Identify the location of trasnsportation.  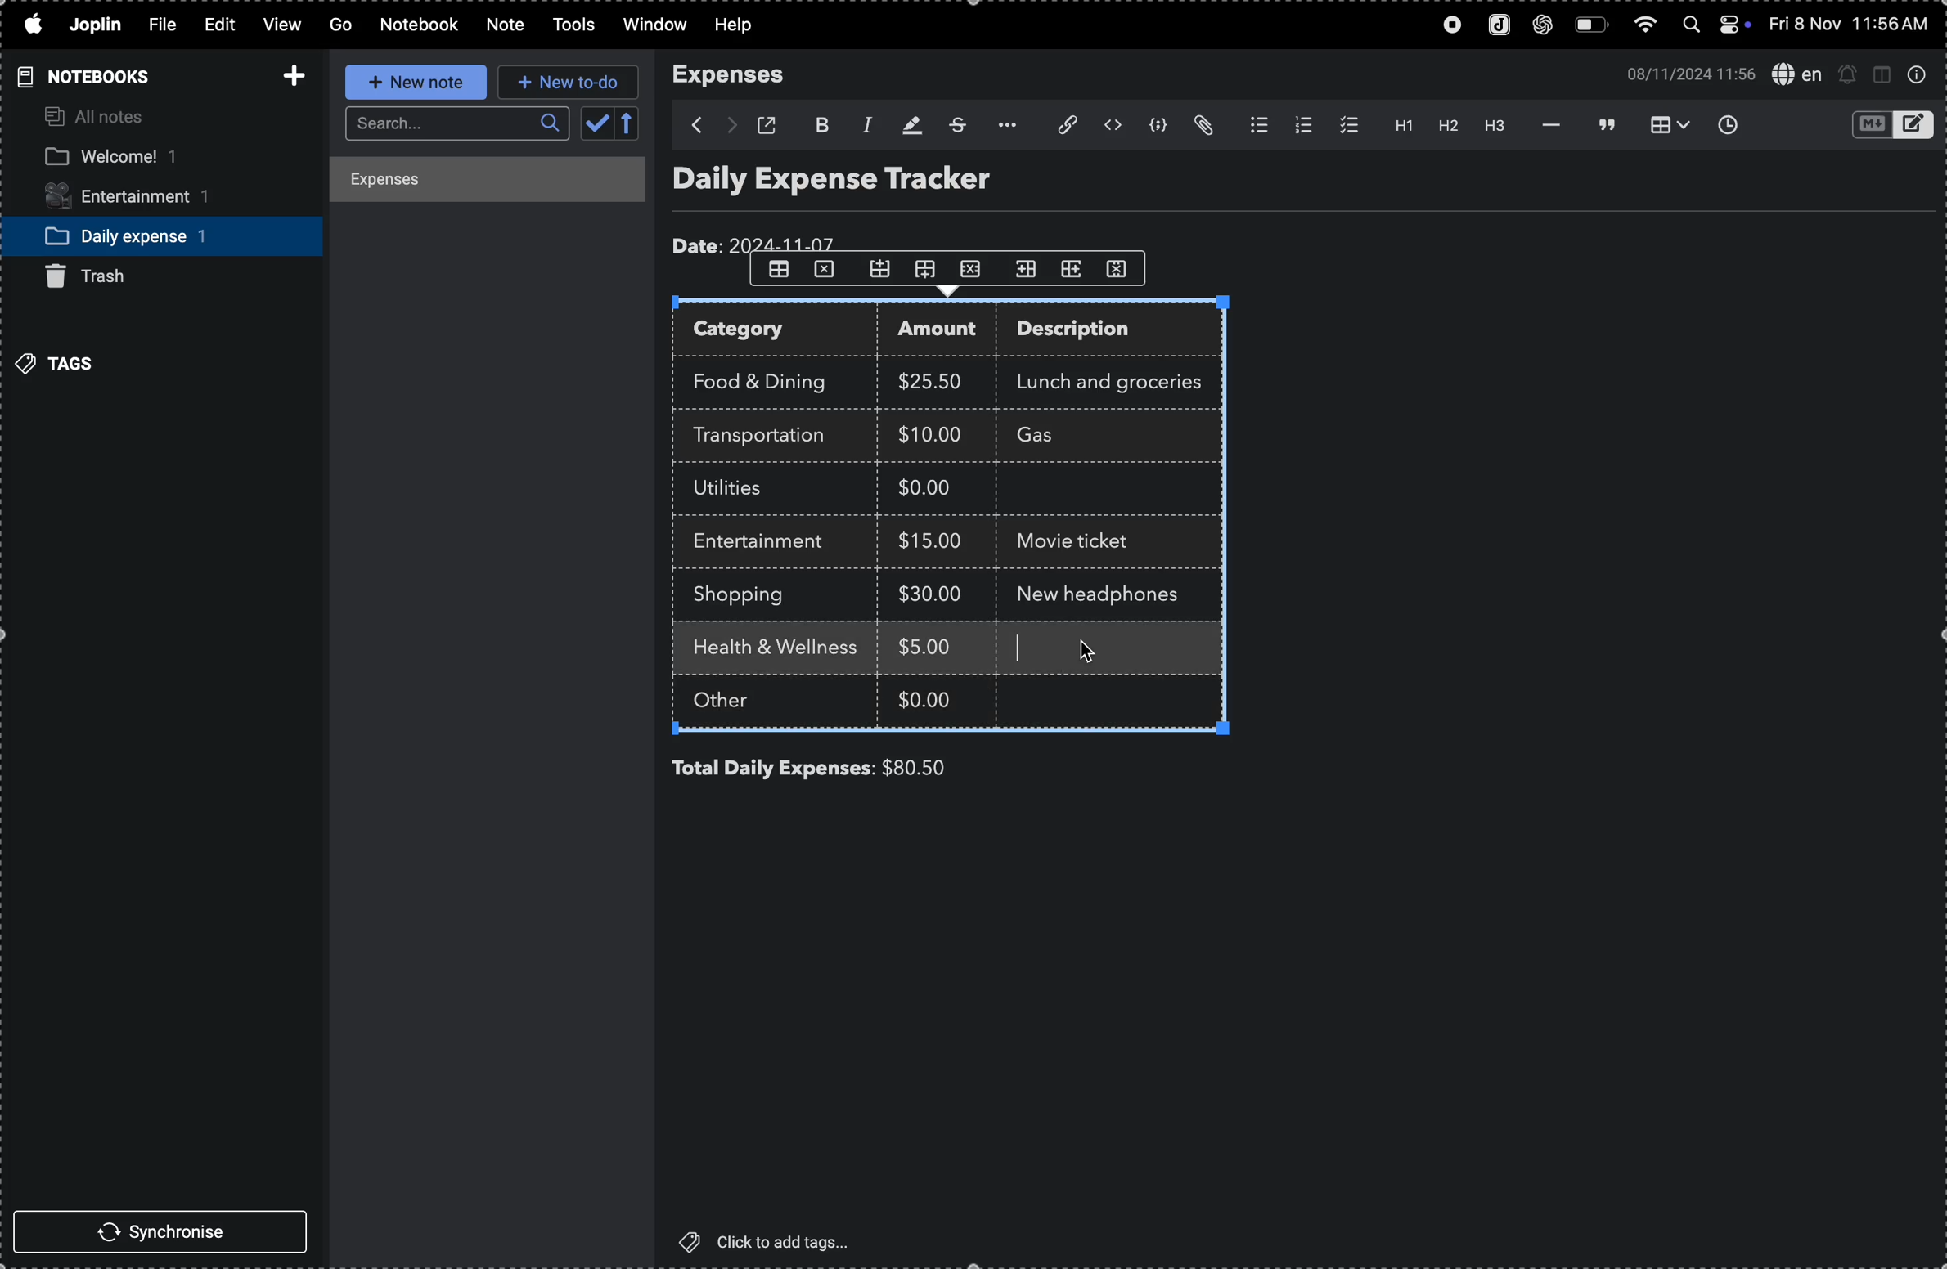
(768, 436).